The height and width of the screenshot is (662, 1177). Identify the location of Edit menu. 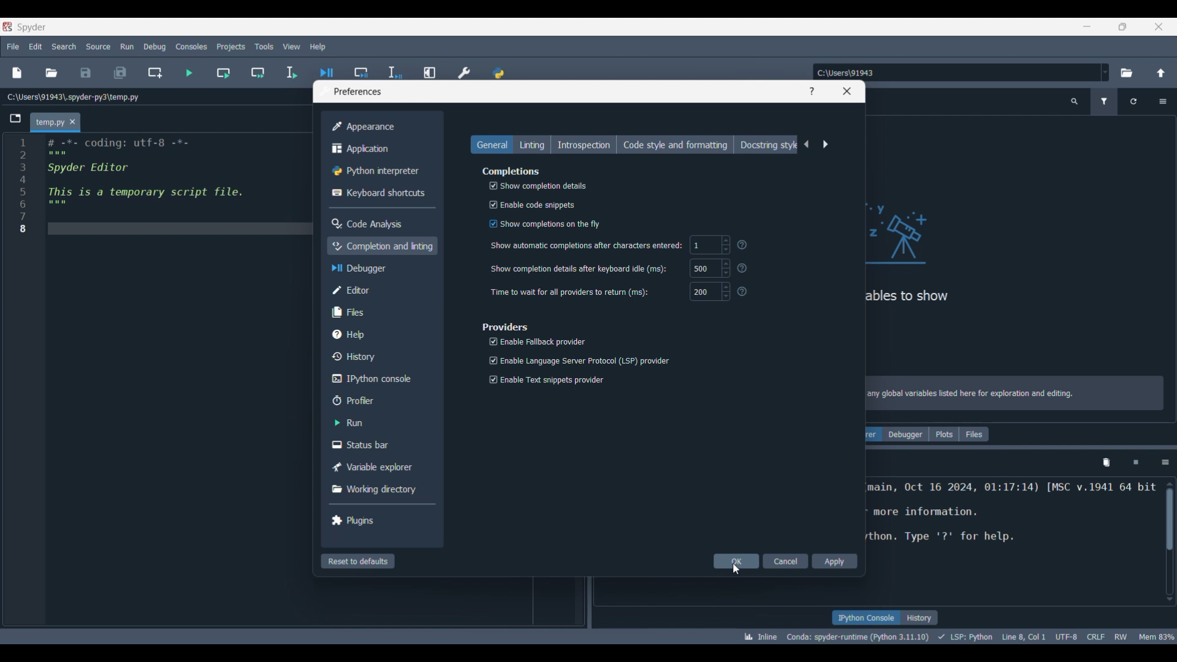
(36, 47).